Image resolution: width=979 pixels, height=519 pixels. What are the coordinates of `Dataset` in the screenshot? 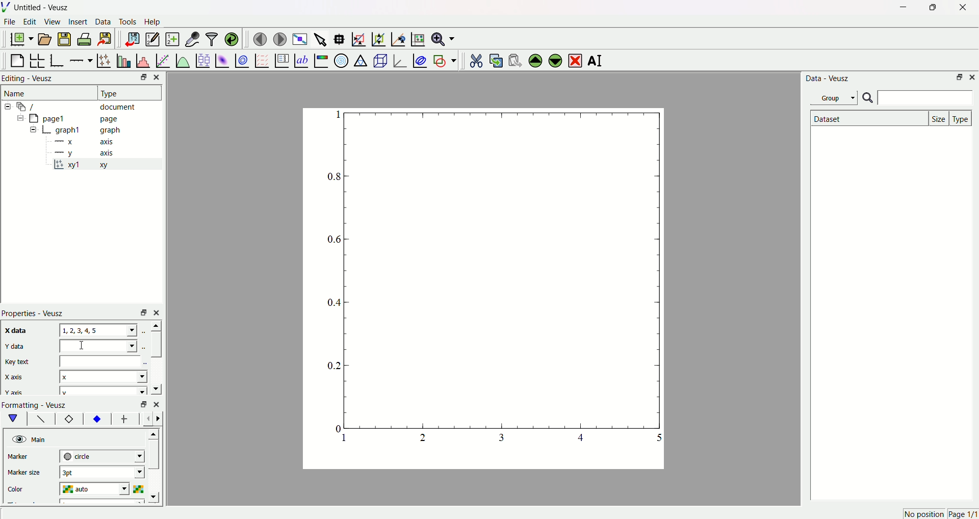 It's located at (867, 118).